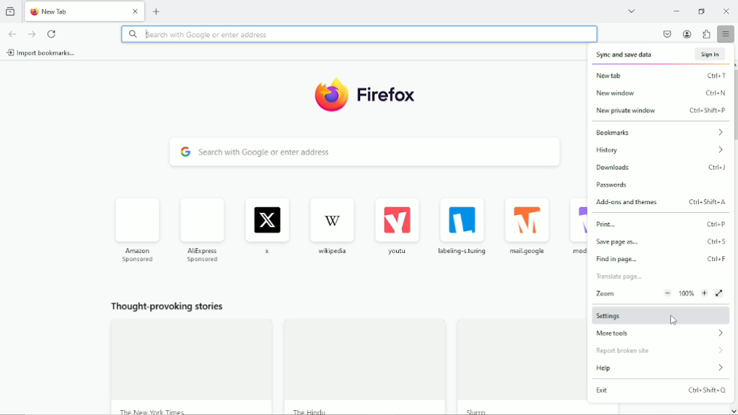  What do you see at coordinates (336, 353) in the screenshot?
I see `thought provoking stories` at bounding box center [336, 353].